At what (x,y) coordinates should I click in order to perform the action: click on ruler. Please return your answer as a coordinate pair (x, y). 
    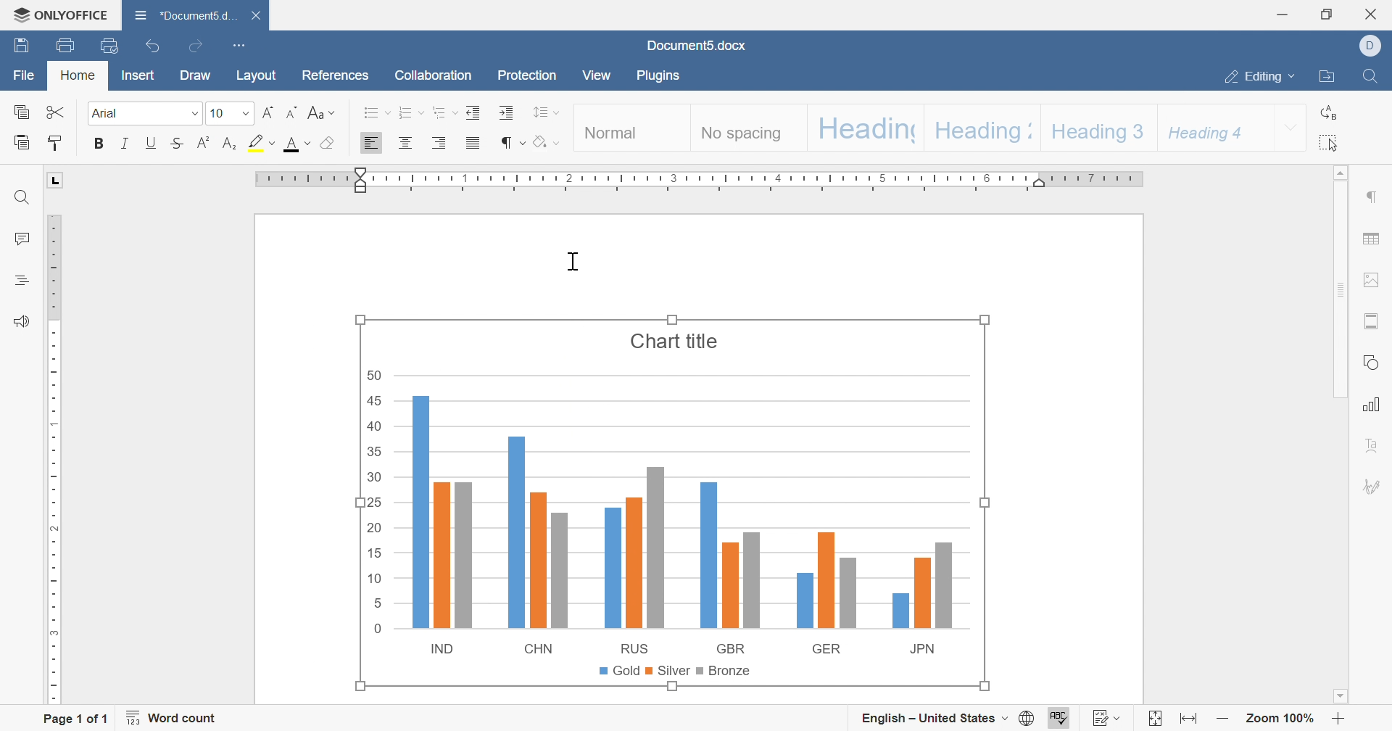
    Looking at the image, I should click on (700, 179).